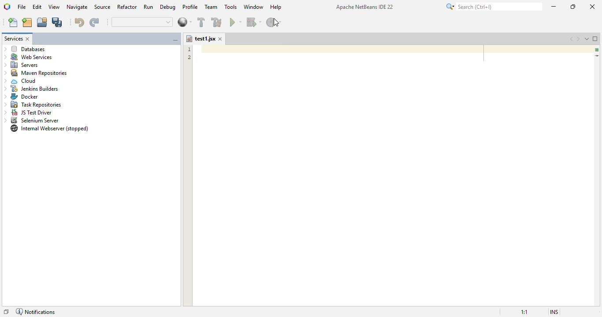 Image resolution: width=602 pixels, height=317 pixels. Describe the element at coordinates (14, 39) in the screenshot. I see `services` at that location.